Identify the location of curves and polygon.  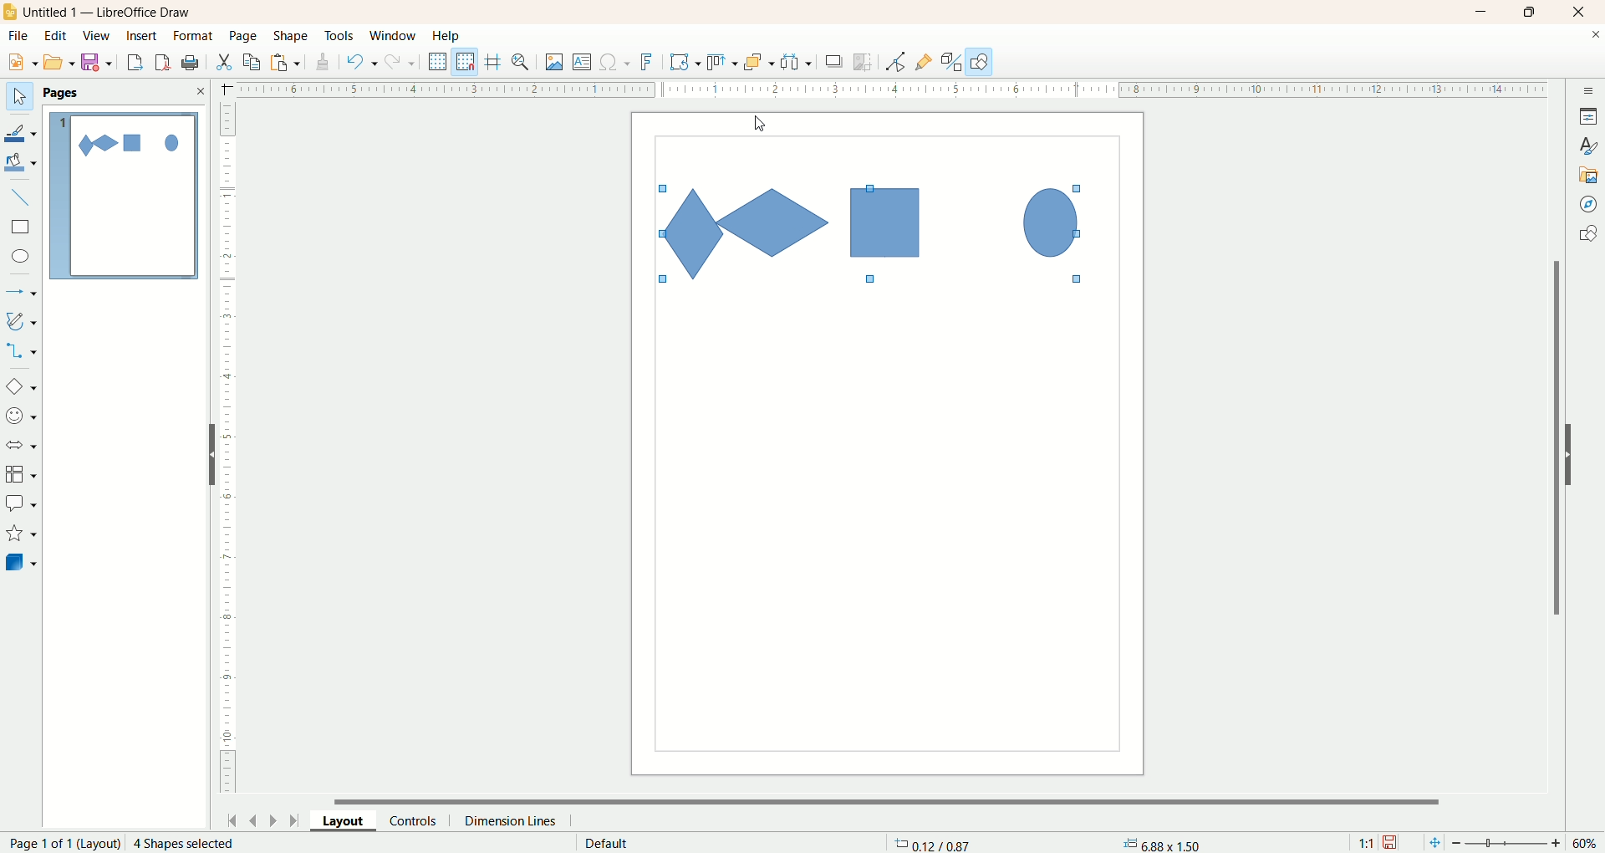
(23, 321).